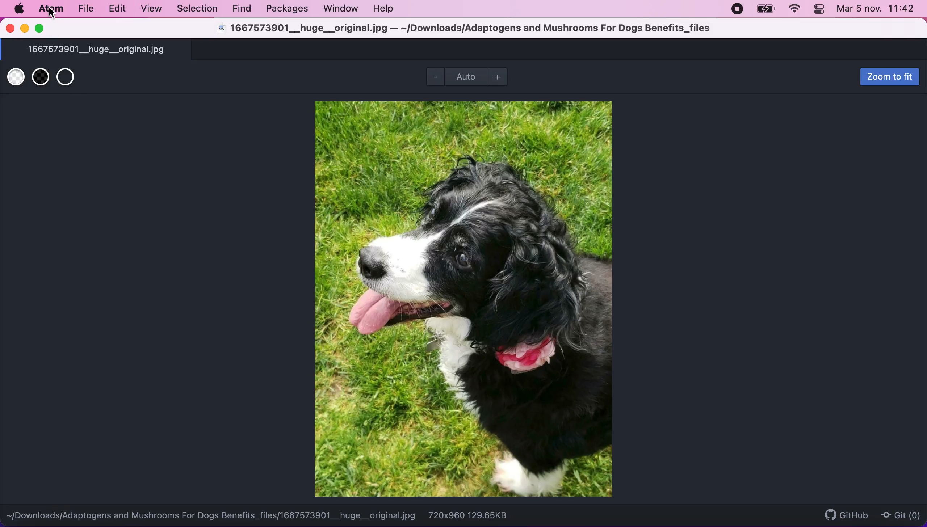 This screenshot has height=527, width=927. Describe the element at coordinates (240, 8) in the screenshot. I see `find` at that location.